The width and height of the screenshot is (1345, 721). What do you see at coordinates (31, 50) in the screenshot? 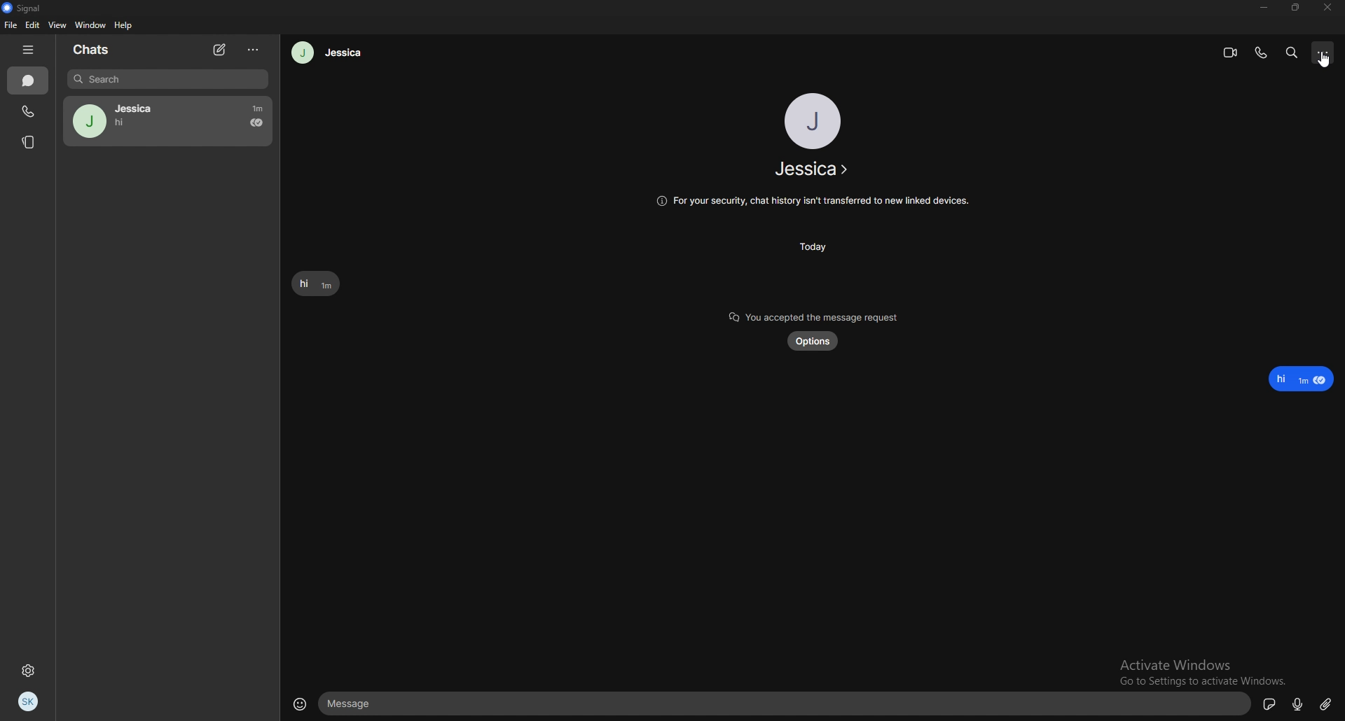
I see `hide tabs` at bounding box center [31, 50].